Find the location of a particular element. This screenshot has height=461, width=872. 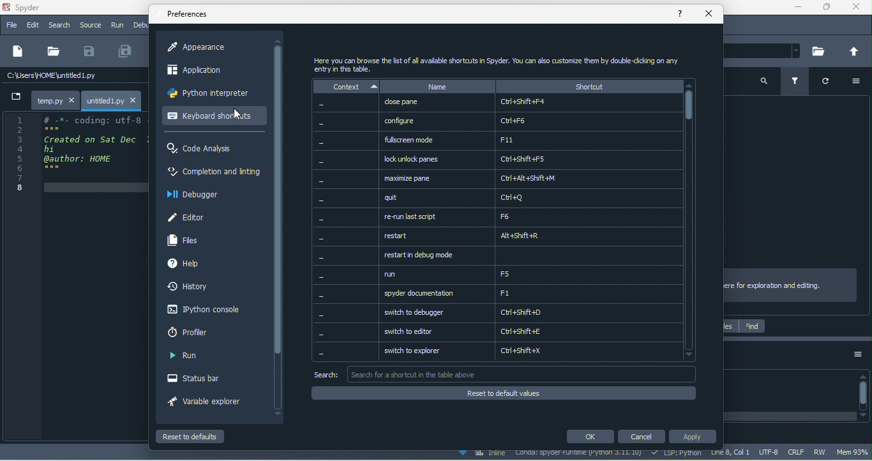

comletion and linting is located at coordinates (213, 173).